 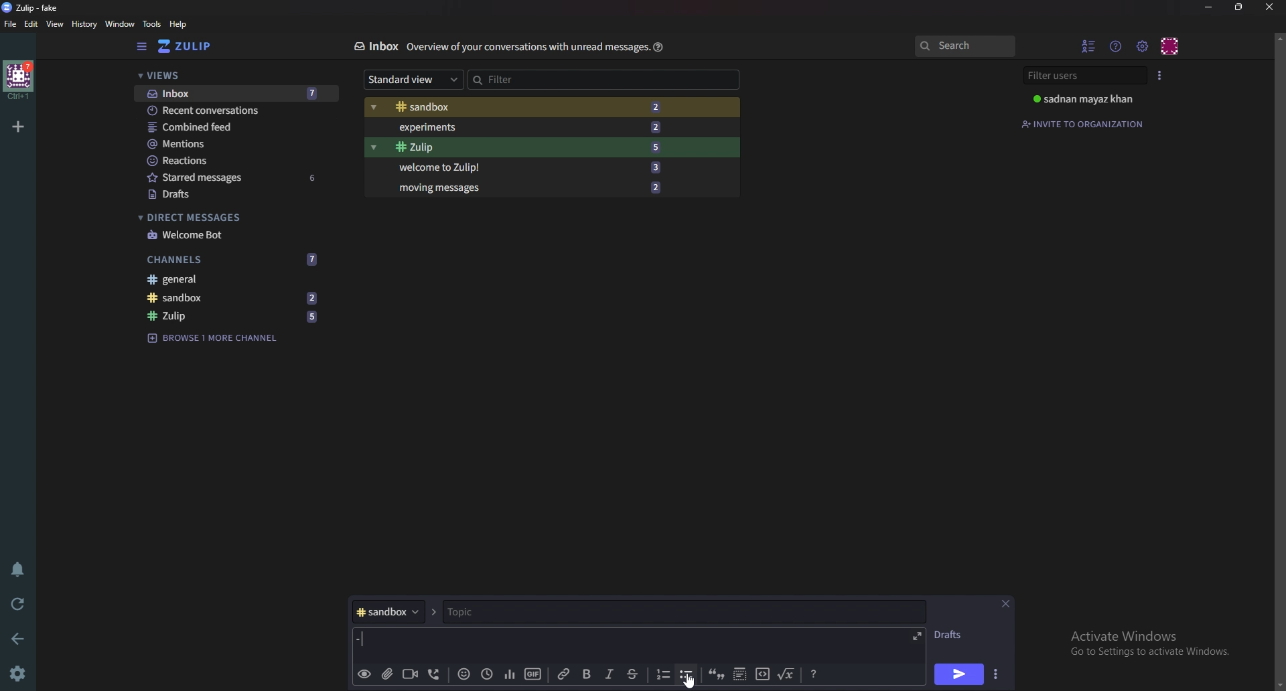 I want to click on User list style, so click(x=1159, y=75).